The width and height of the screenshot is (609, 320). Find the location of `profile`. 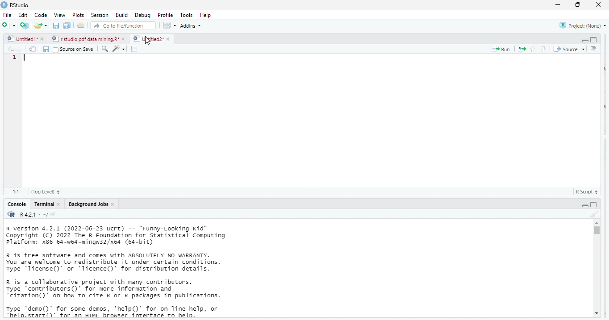

profile is located at coordinates (165, 14).